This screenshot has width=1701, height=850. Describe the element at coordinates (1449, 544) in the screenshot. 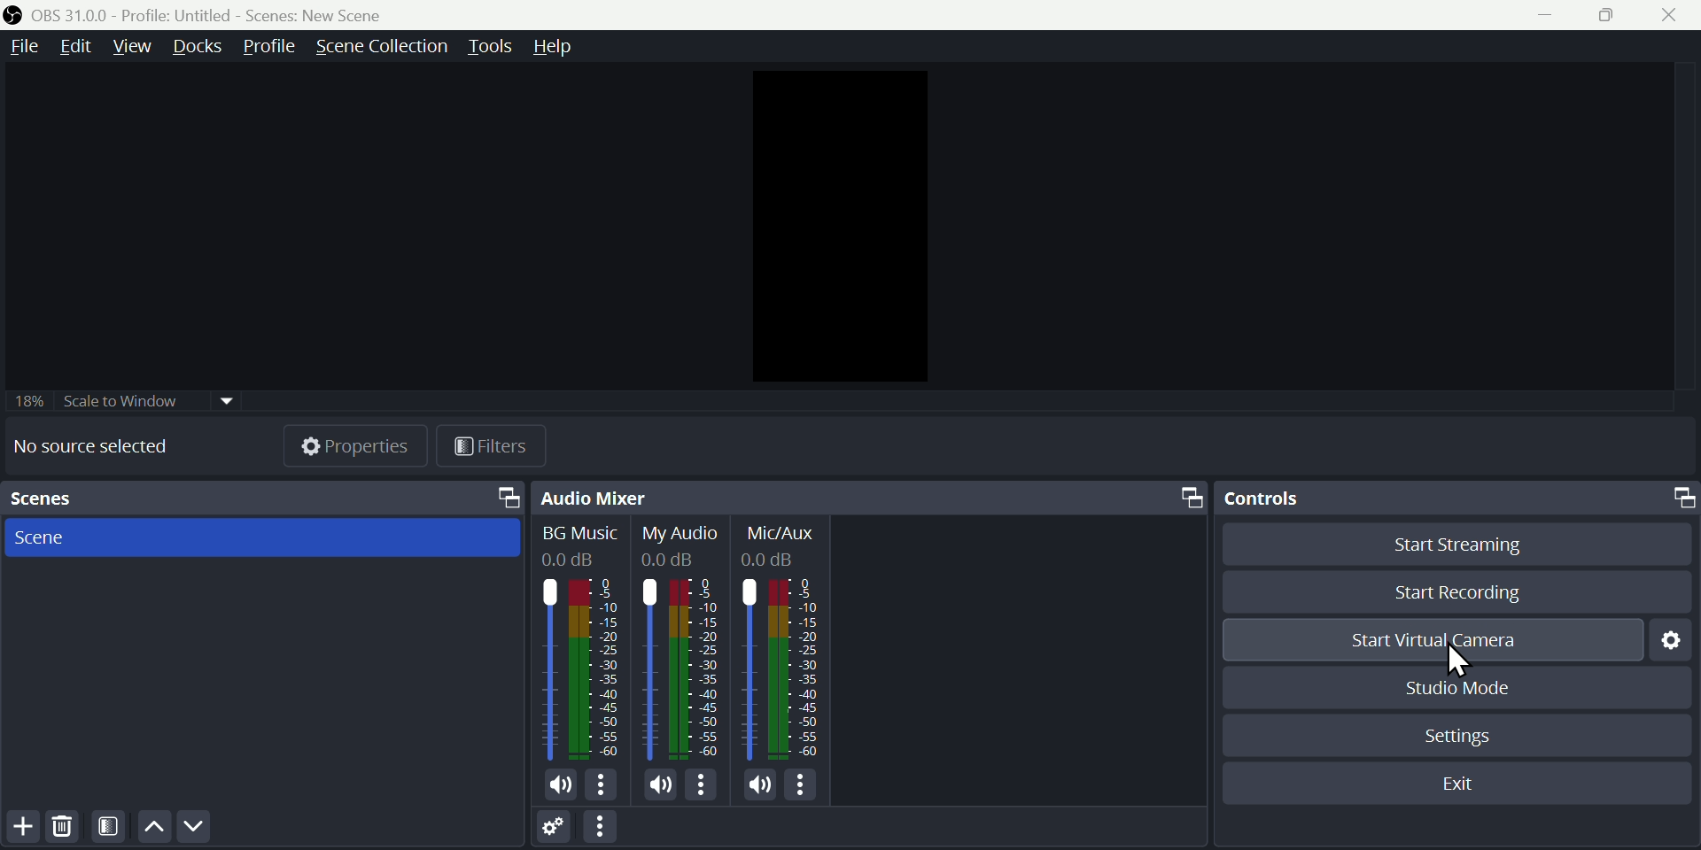

I see `Start streaming` at that location.